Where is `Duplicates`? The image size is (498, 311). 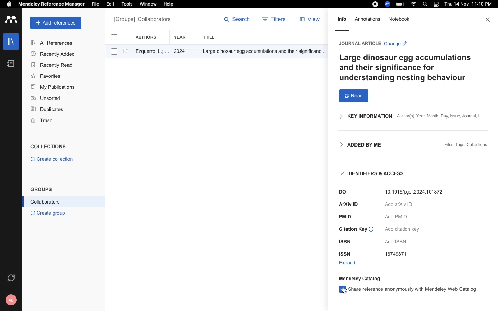 Duplicates is located at coordinates (48, 110).